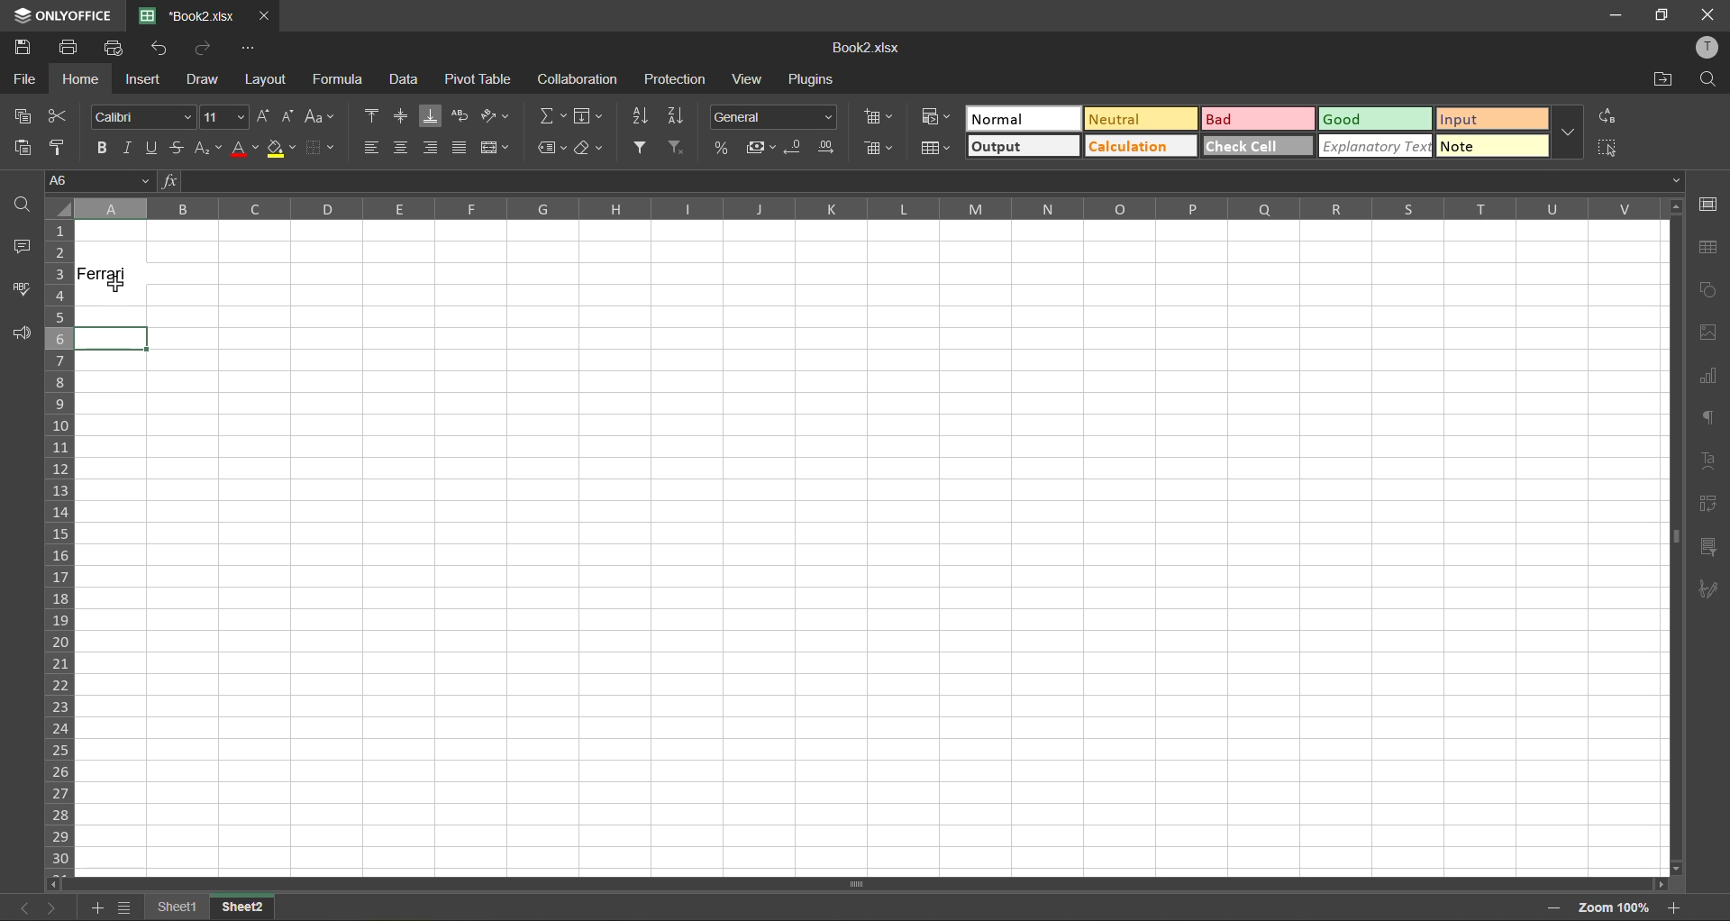 This screenshot has width=1730, height=921. Describe the element at coordinates (824, 147) in the screenshot. I see `increase decimal` at that location.